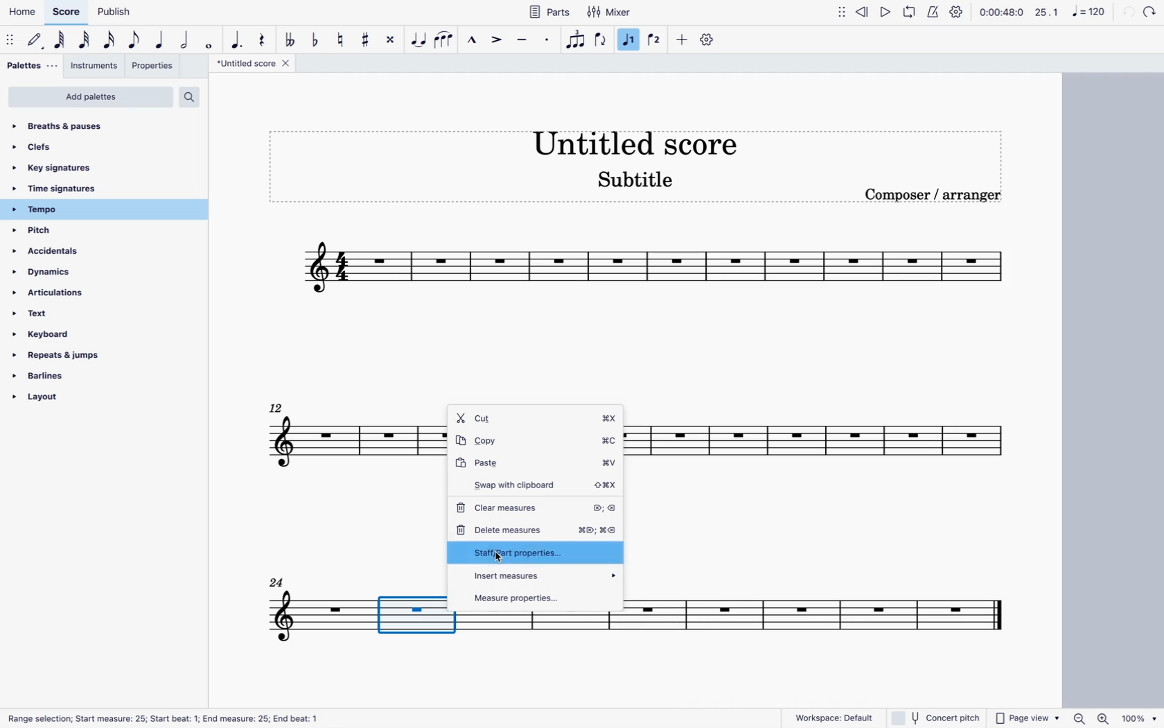 This screenshot has width=1164, height=728. I want to click on paste, so click(537, 465).